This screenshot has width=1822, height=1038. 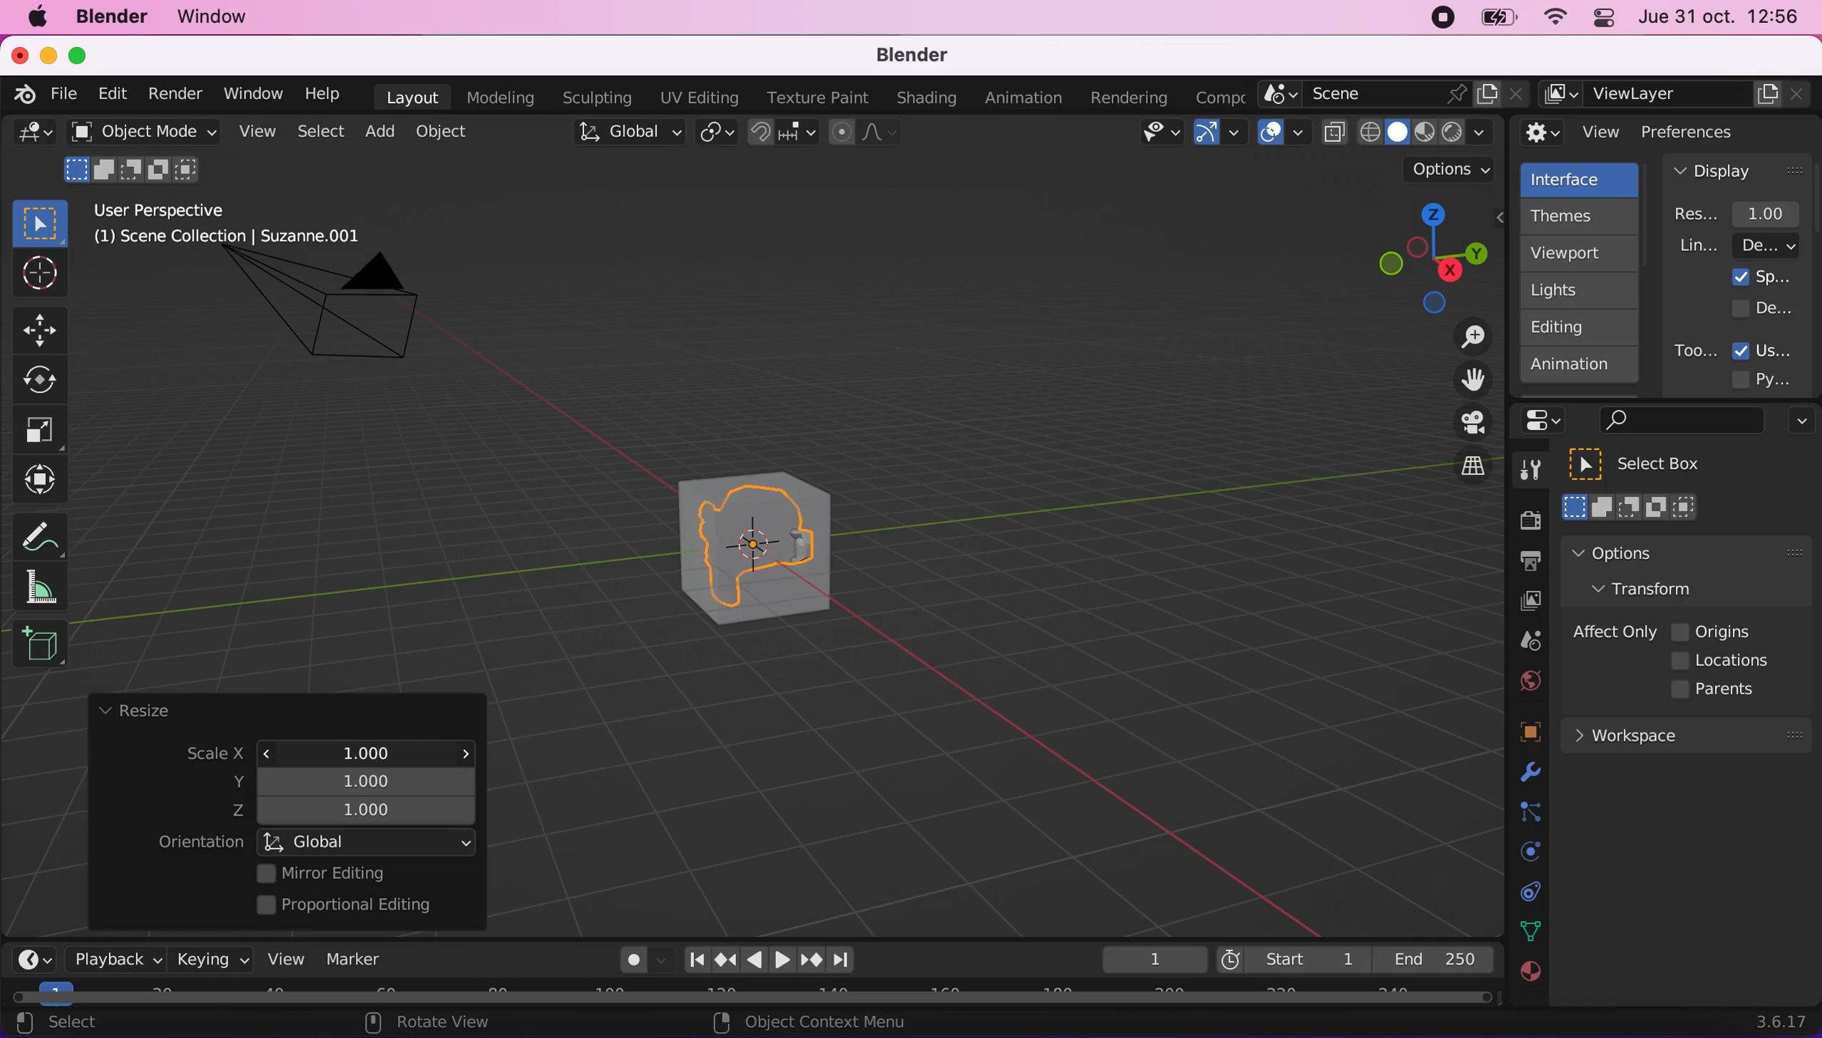 What do you see at coordinates (354, 959) in the screenshot?
I see `marker` at bounding box center [354, 959].